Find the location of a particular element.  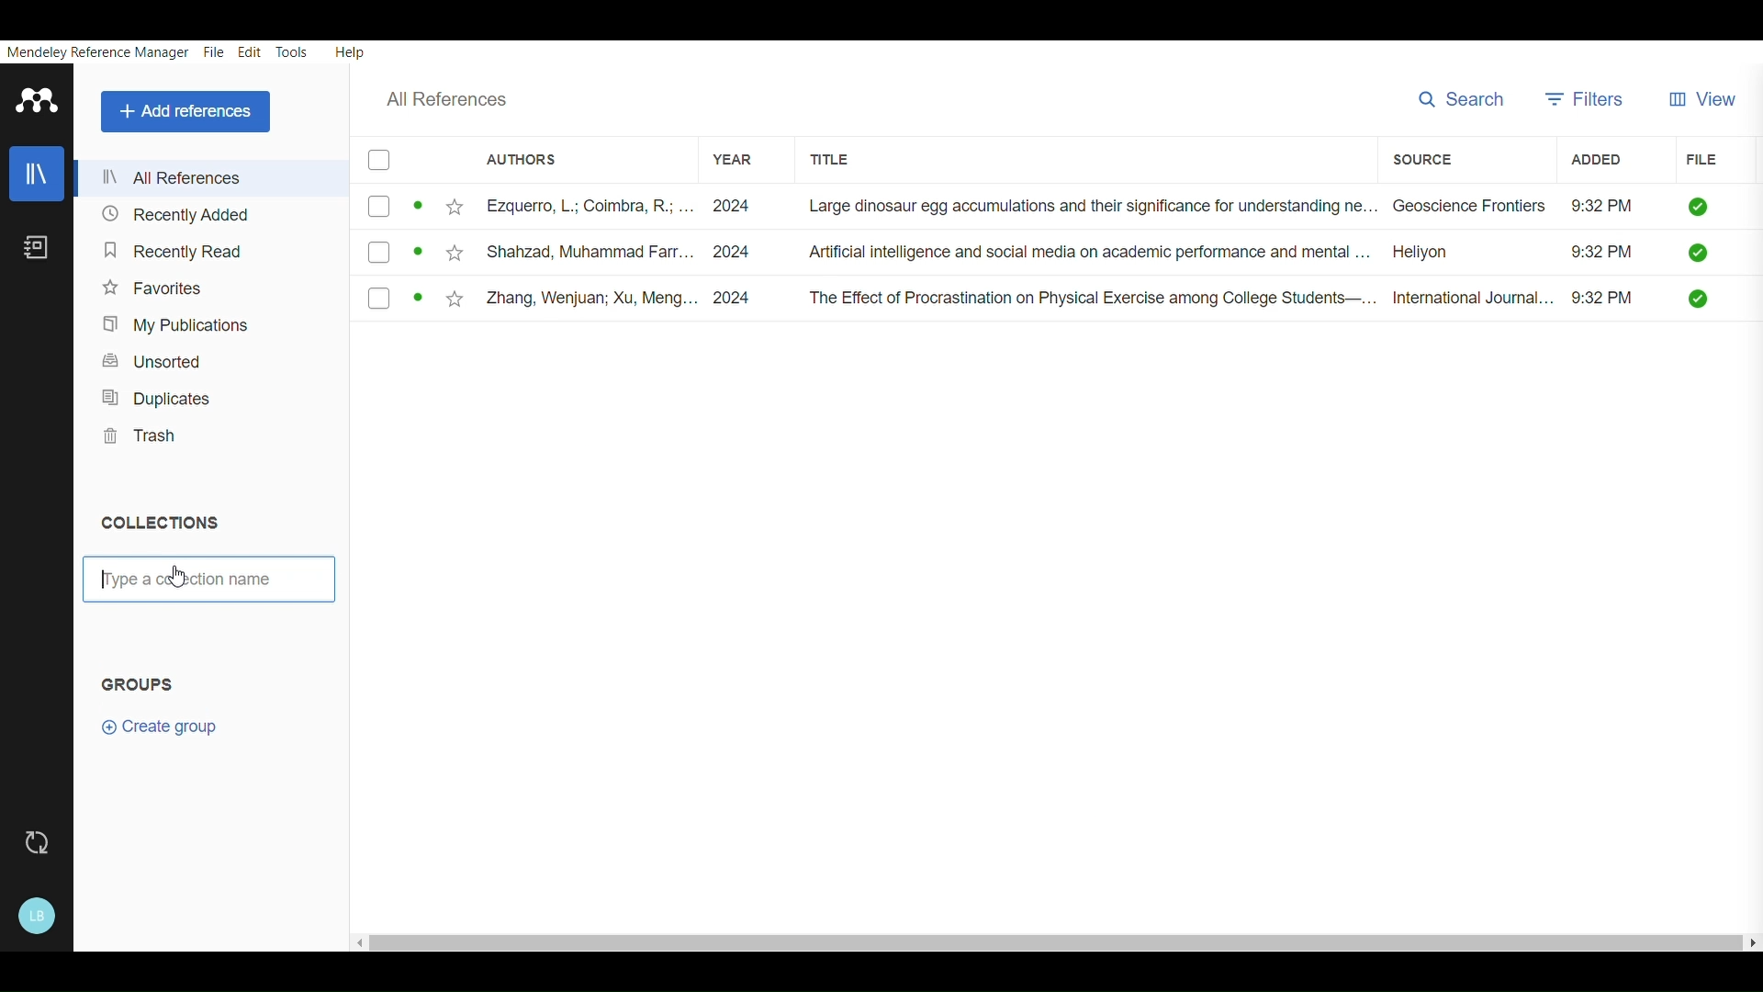

YEAR is located at coordinates (725, 152).